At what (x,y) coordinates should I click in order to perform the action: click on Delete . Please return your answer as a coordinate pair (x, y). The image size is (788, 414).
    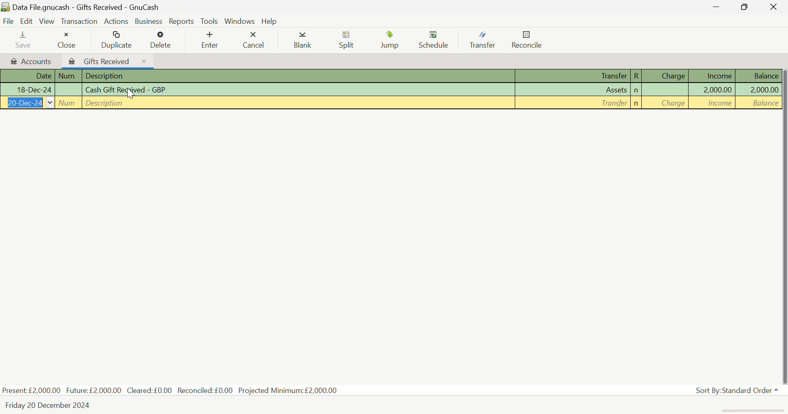
    Looking at the image, I should click on (161, 40).